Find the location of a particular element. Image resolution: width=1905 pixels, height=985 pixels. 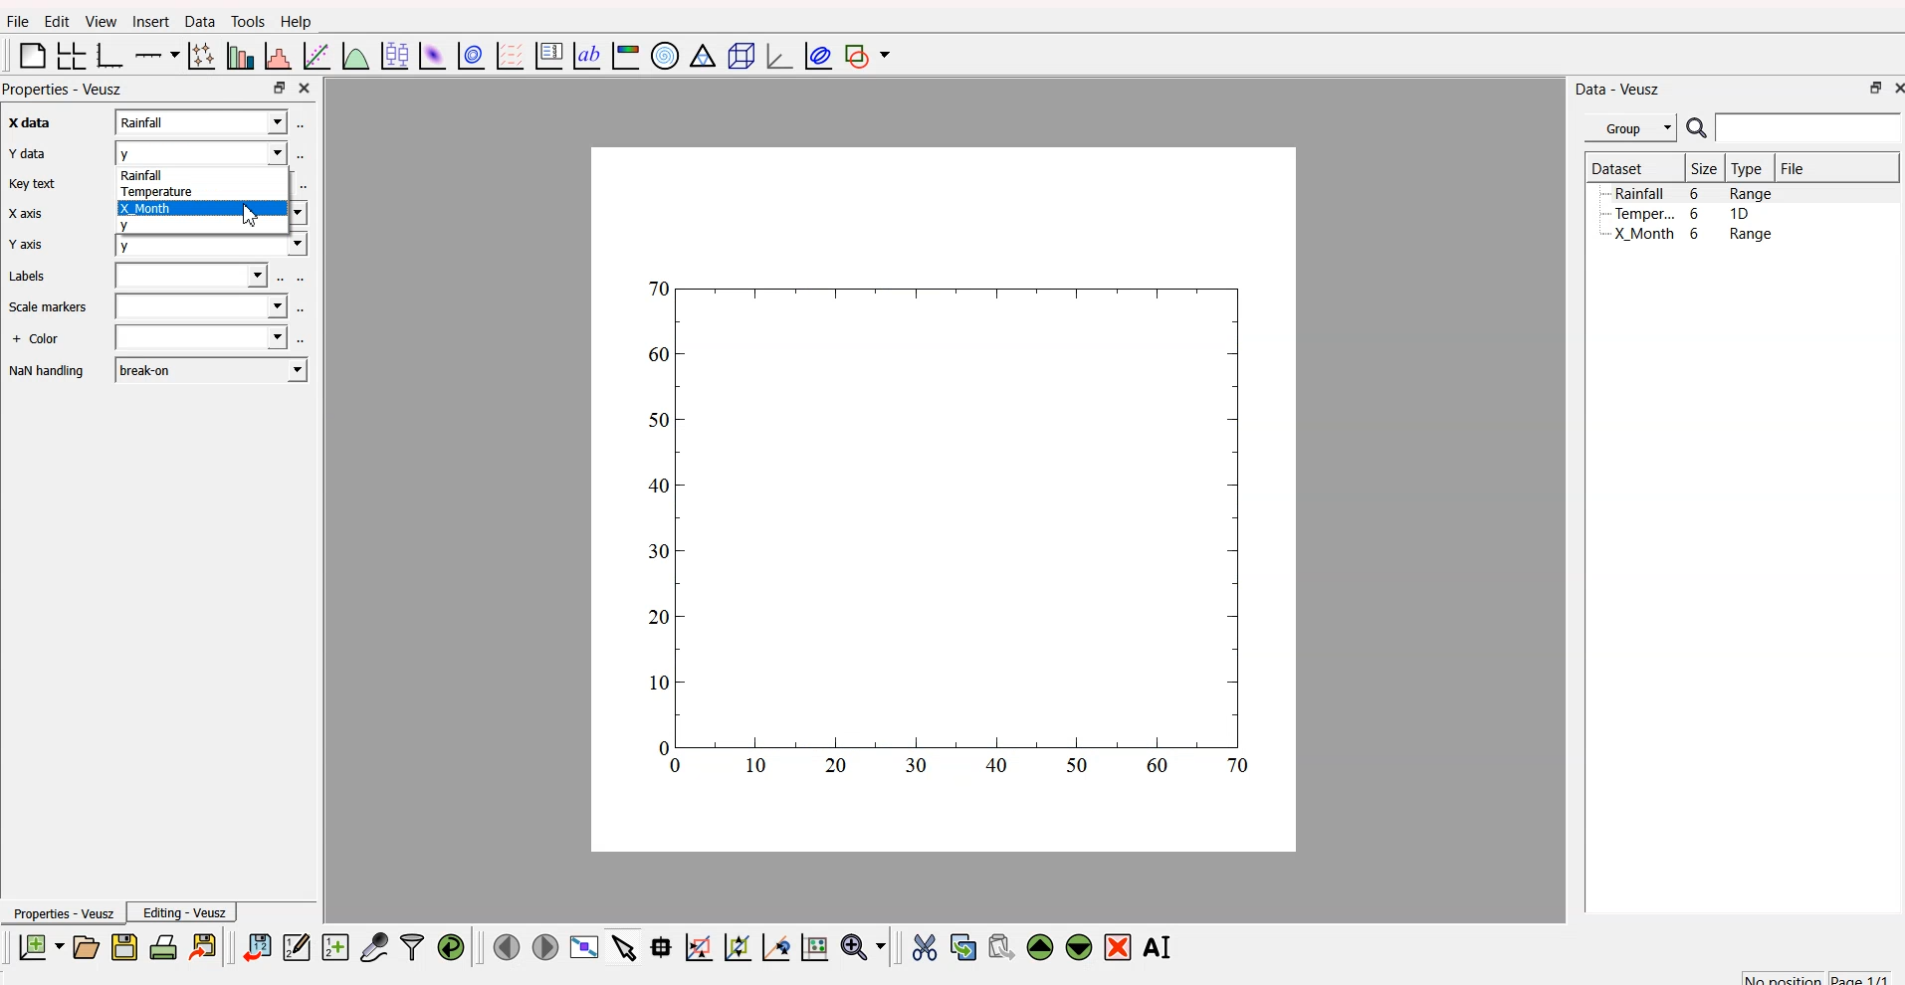

cut the widget is located at coordinates (923, 946).